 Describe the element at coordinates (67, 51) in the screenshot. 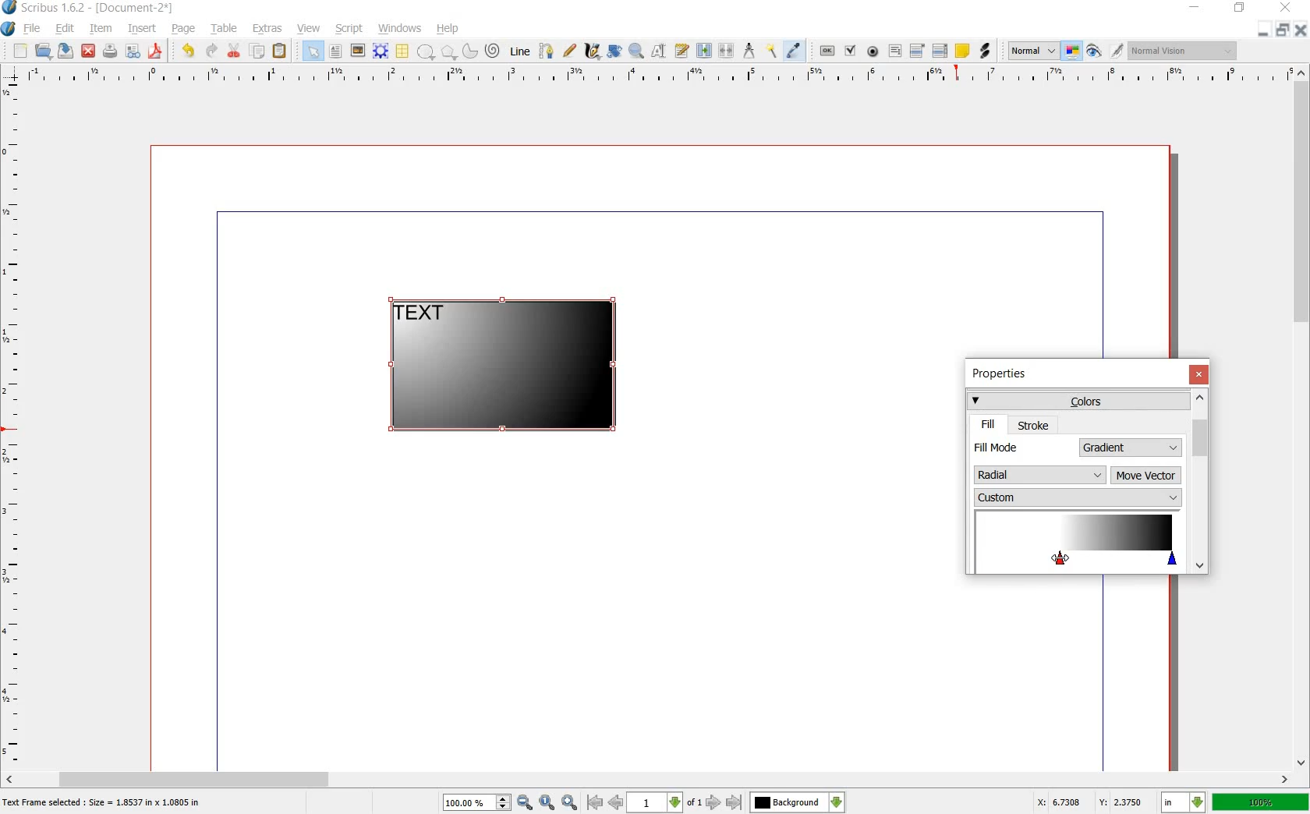

I see `save` at that location.